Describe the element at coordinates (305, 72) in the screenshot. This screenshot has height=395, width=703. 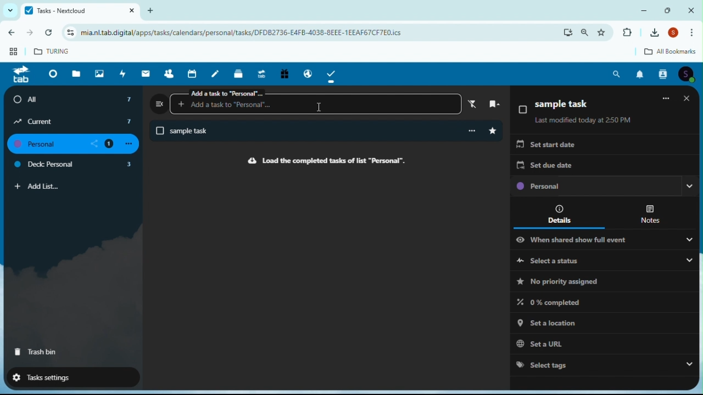
I see `Email hosting` at that location.